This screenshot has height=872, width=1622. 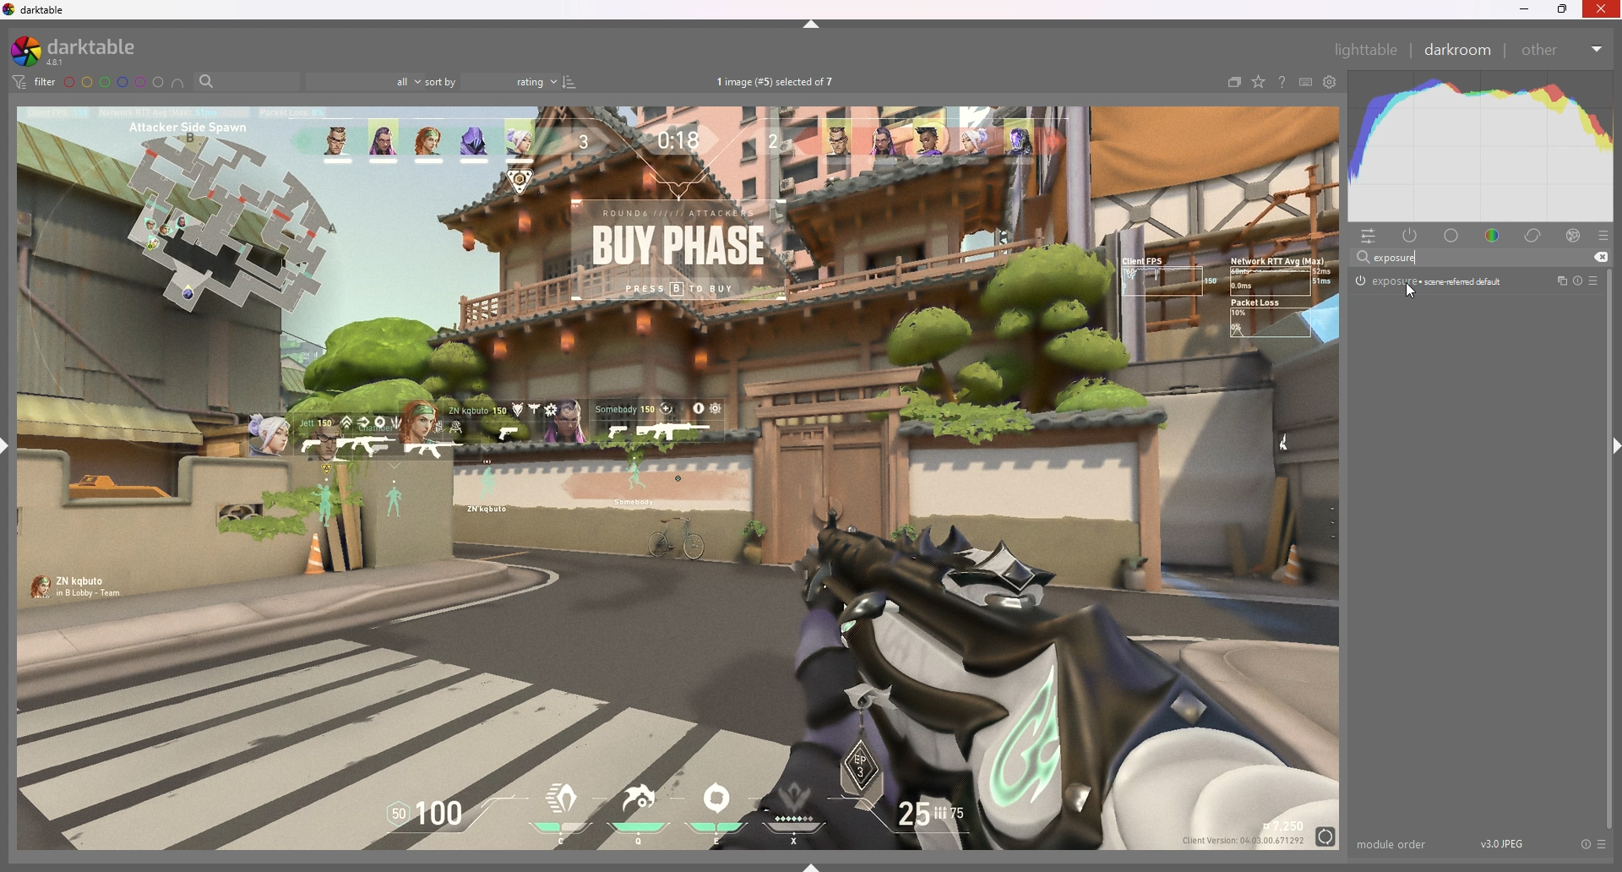 I want to click on change type of overlays, so click(x=1260, y=82).